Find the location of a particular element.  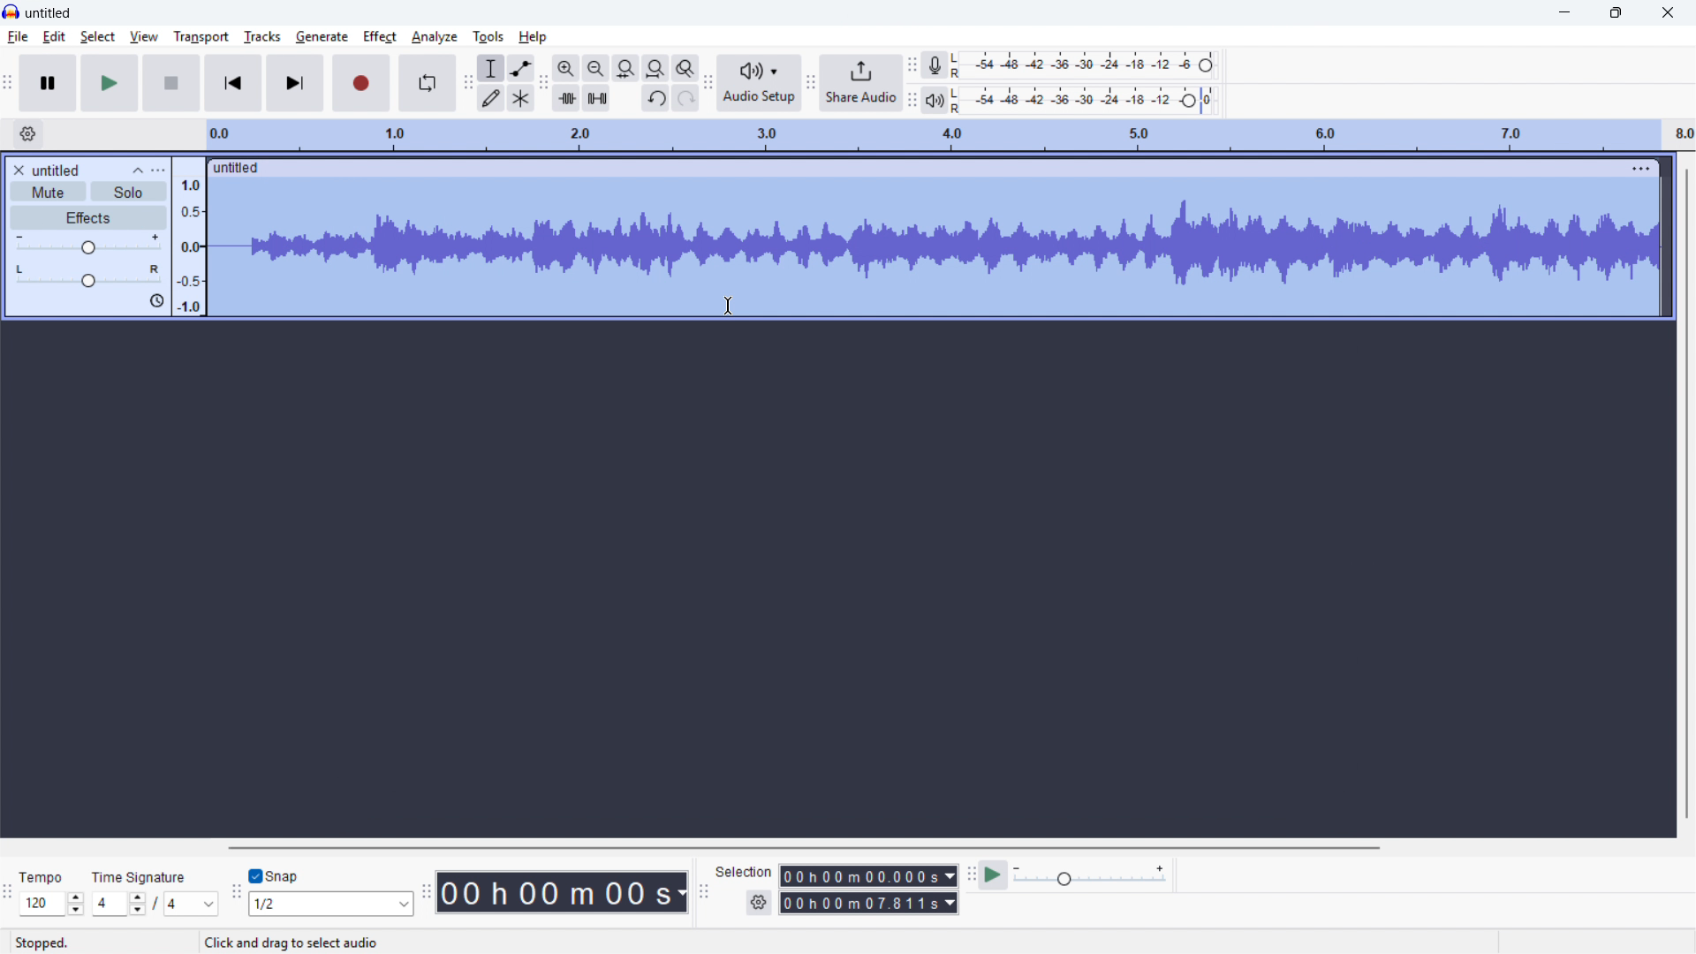

Playback level  is located at coordinates (1082, 101).